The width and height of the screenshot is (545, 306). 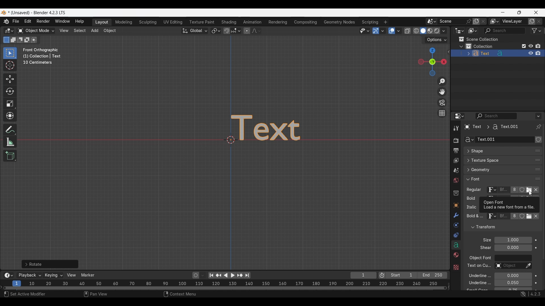 I want to click on Eyedropper data-block, so click(x=535, y=149).